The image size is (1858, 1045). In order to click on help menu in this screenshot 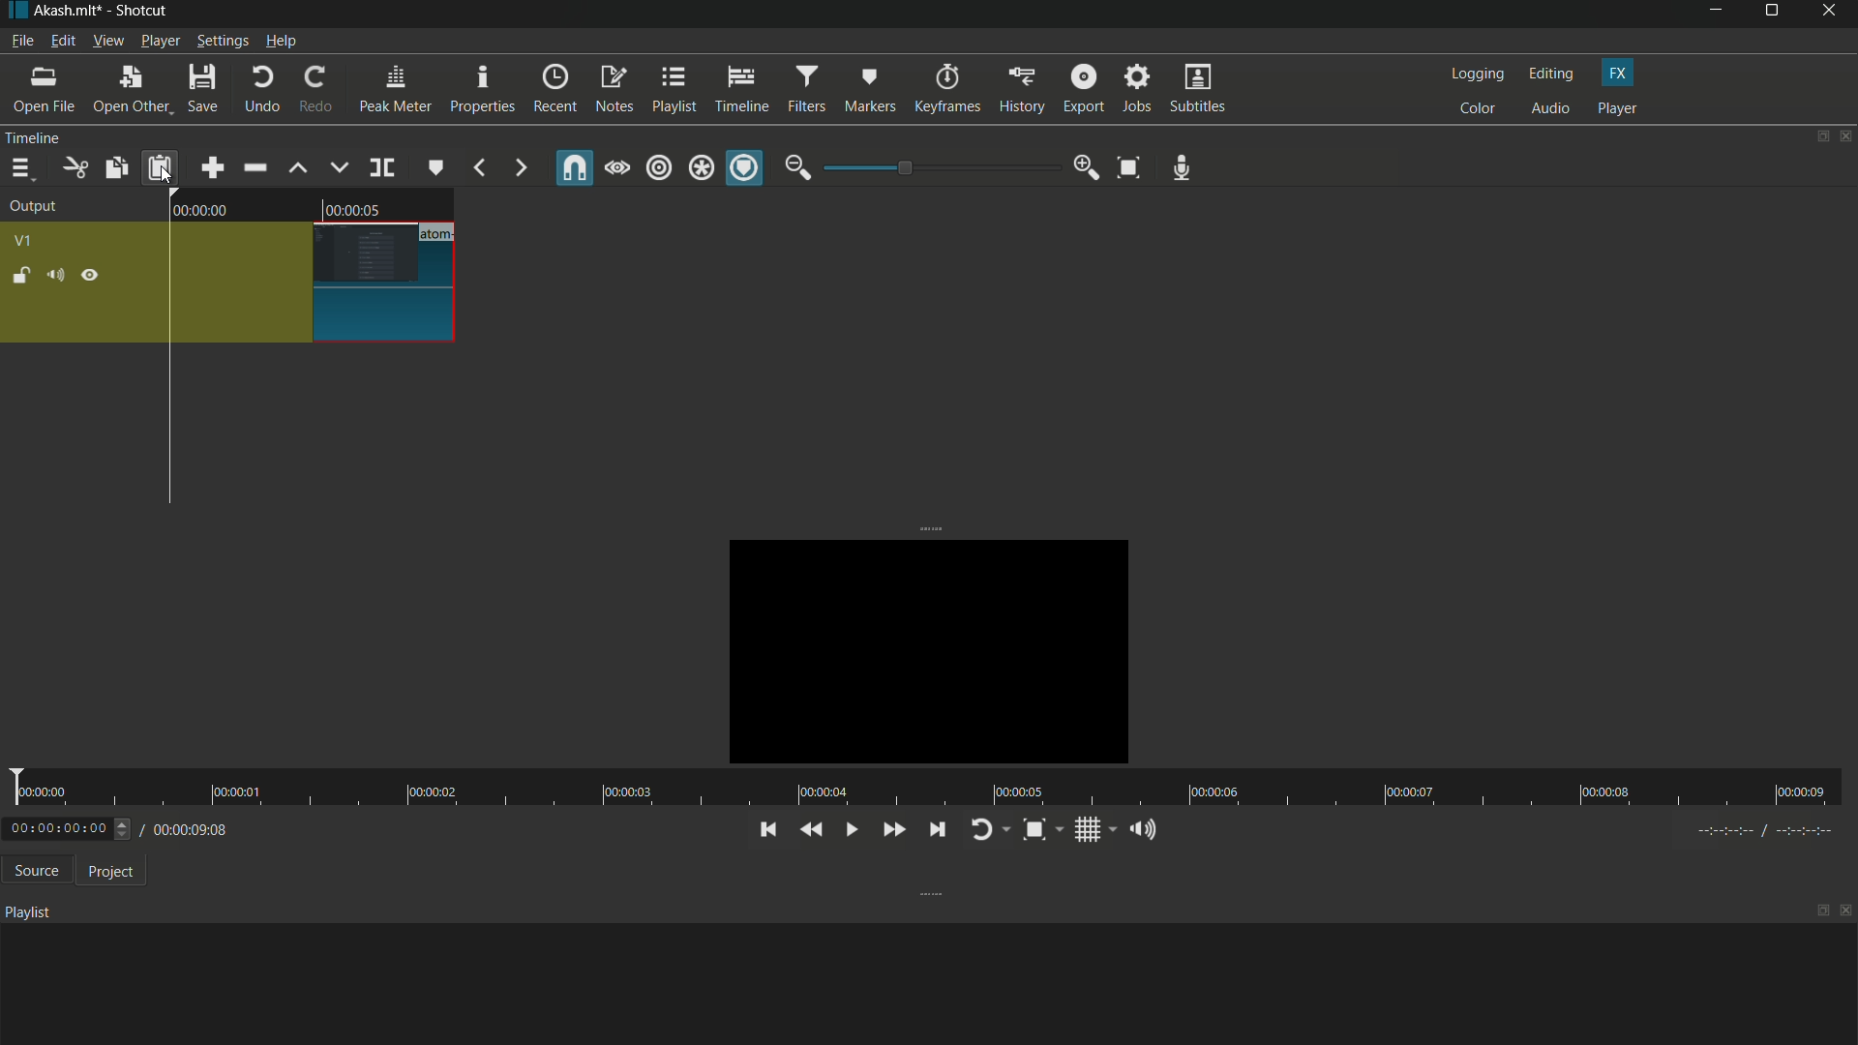, I will do `click(283, 41)`.